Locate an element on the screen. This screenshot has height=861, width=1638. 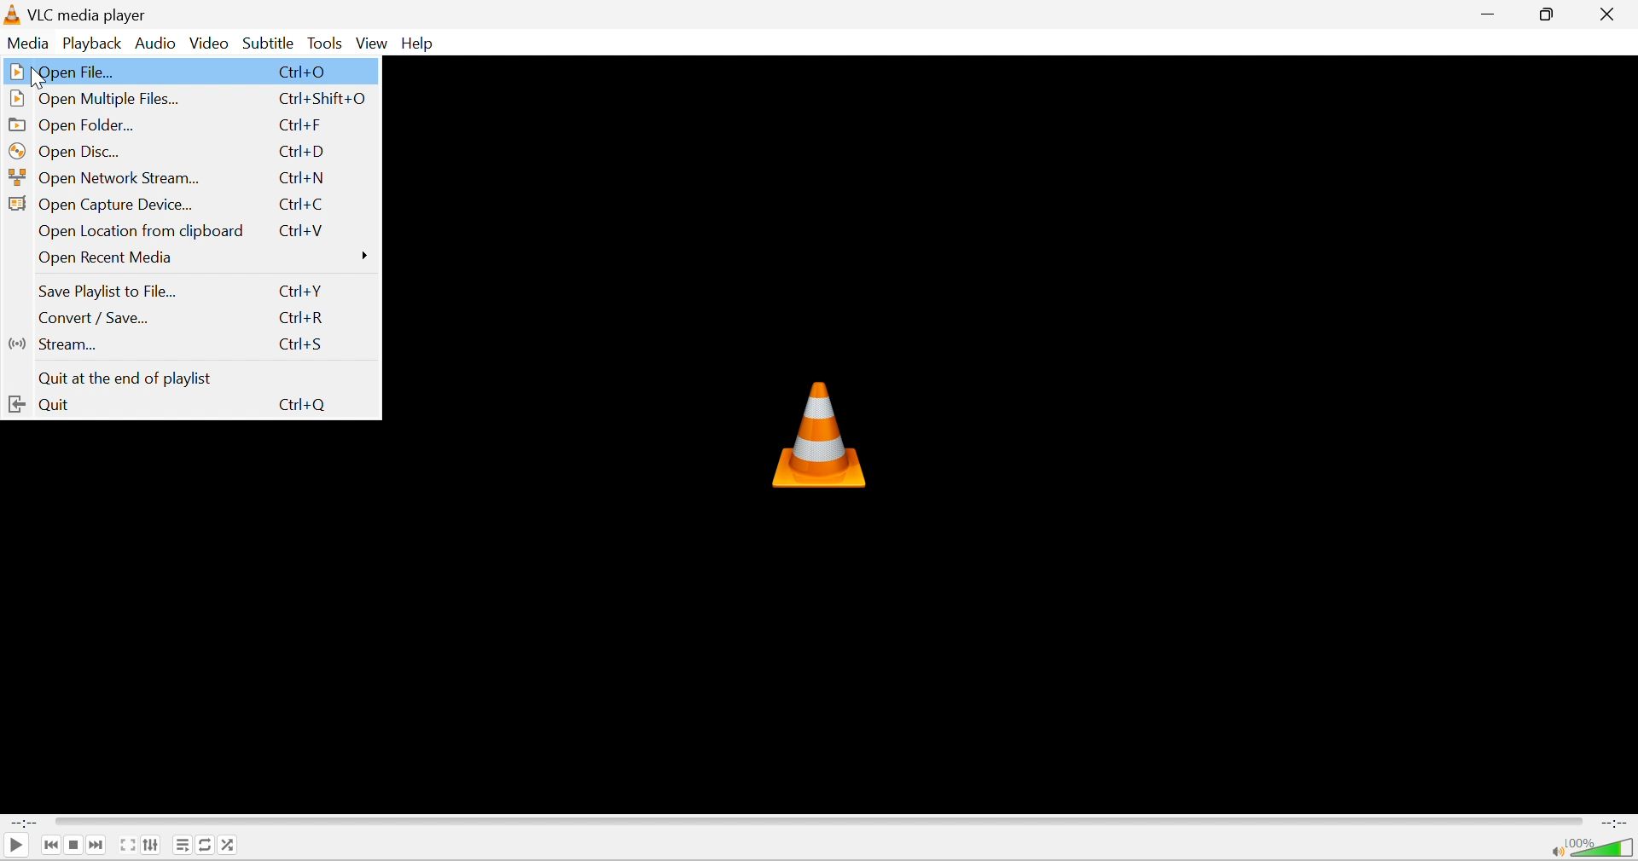
Ctrl + Q is located at coordinates (300, 402).